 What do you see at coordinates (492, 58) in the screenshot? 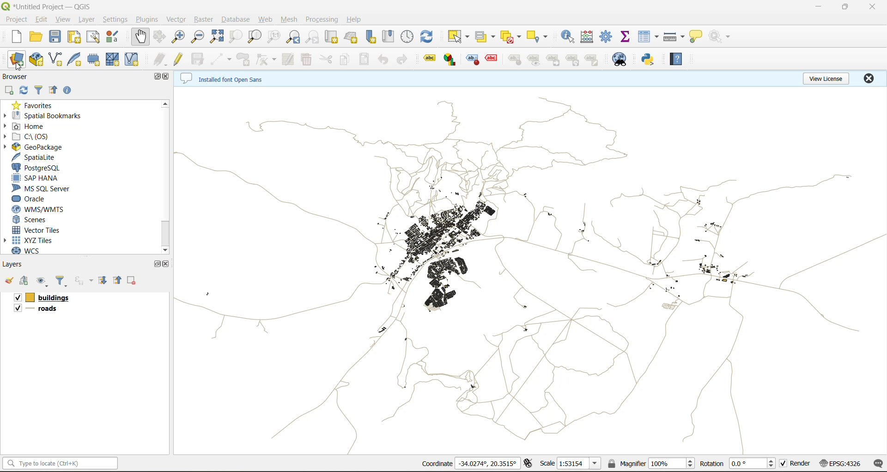
I see `label tool` at bounding box center [492, 58].